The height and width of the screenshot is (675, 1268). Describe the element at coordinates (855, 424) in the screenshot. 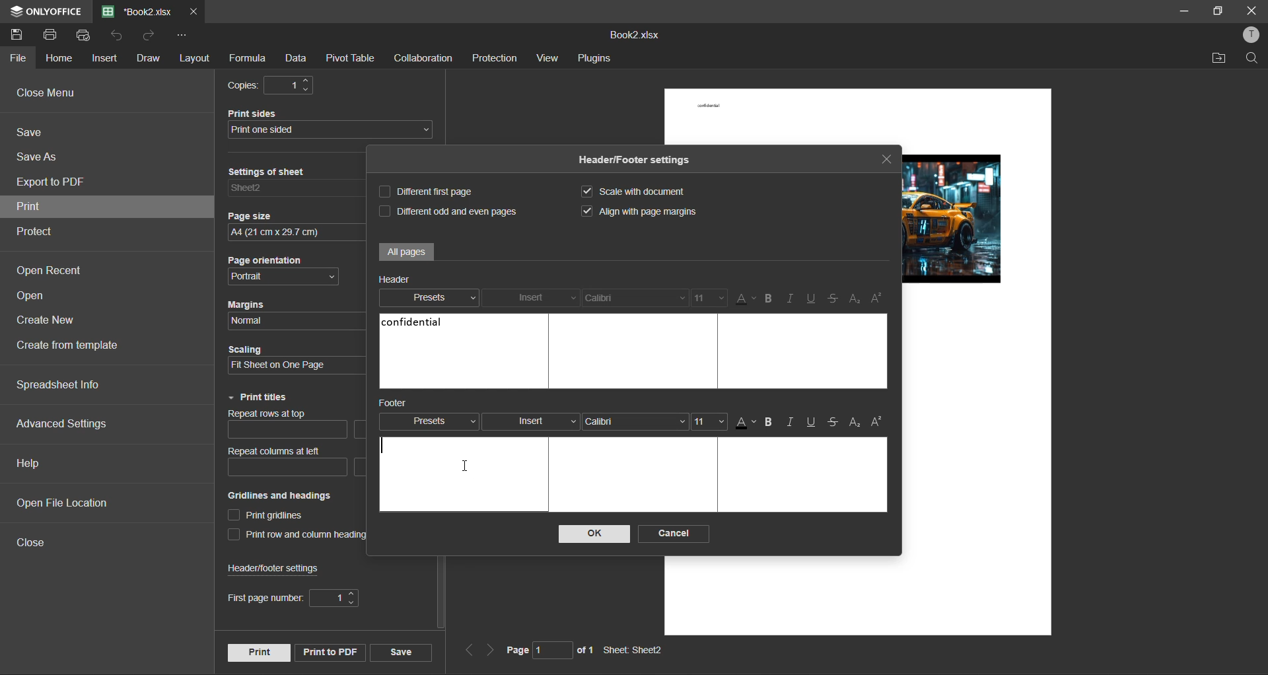

I see `subscript` at that location.